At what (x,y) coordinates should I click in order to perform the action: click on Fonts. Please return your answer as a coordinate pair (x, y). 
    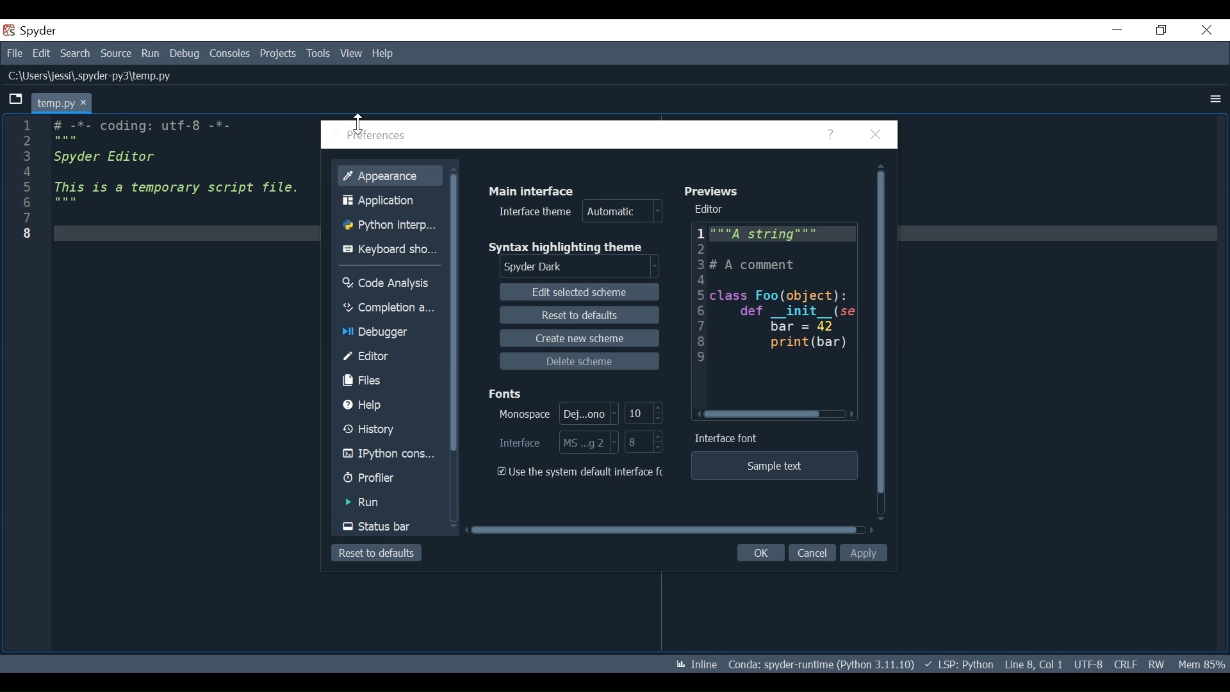
    Looking at the image, I should click on (506, 393).